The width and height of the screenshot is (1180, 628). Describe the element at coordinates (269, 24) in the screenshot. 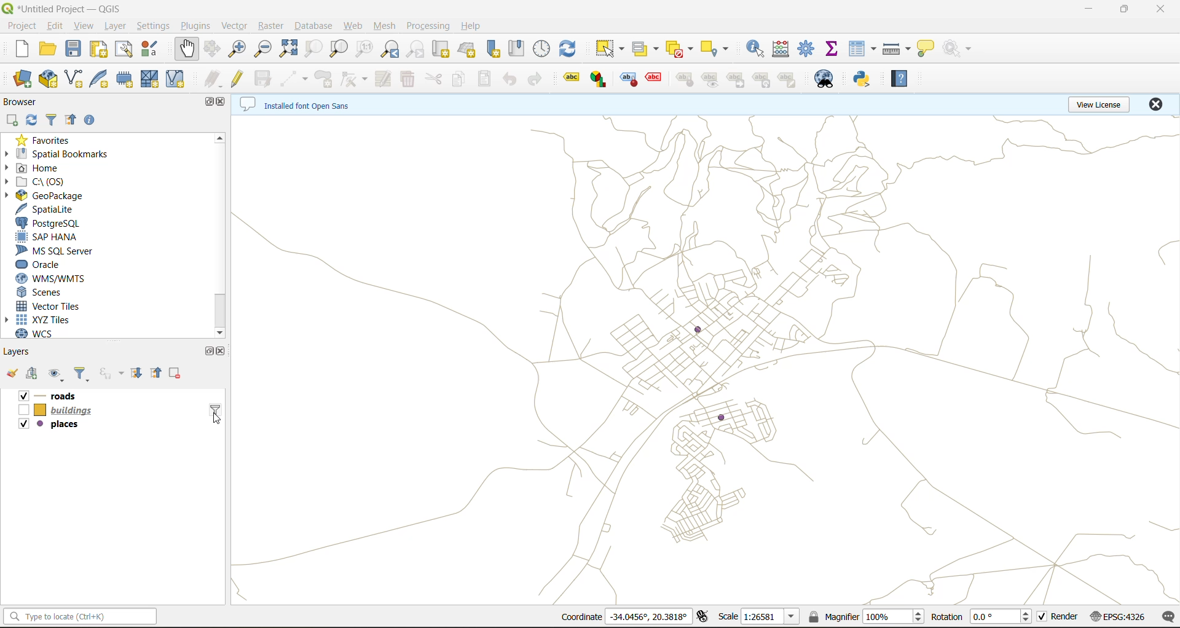

I see `raster` at that location.